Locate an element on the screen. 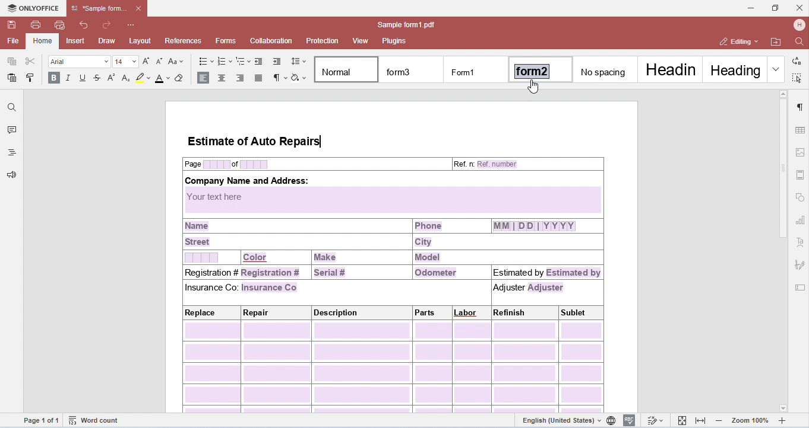 The width and height of the screenshot is (809, 428). increase indent is located at coordinates (277, 62).